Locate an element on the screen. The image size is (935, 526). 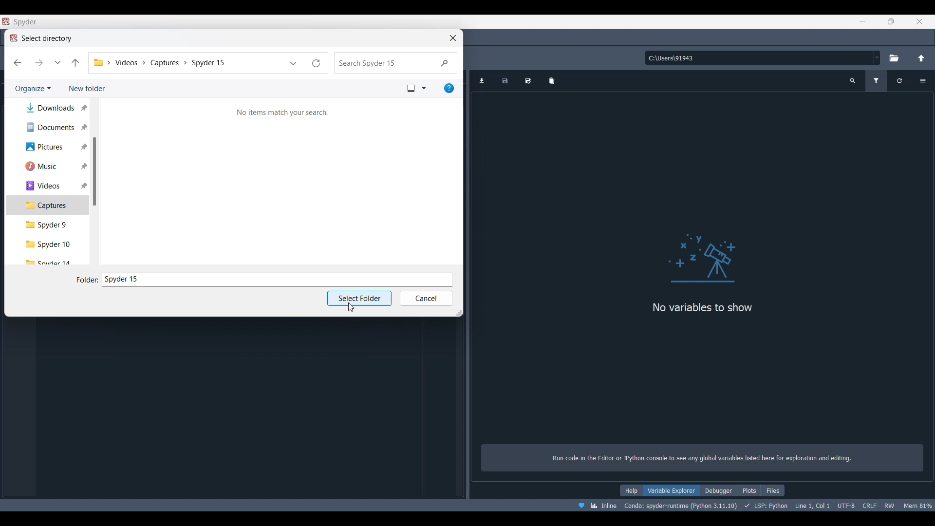
Options is located at coordinates (923, 81).